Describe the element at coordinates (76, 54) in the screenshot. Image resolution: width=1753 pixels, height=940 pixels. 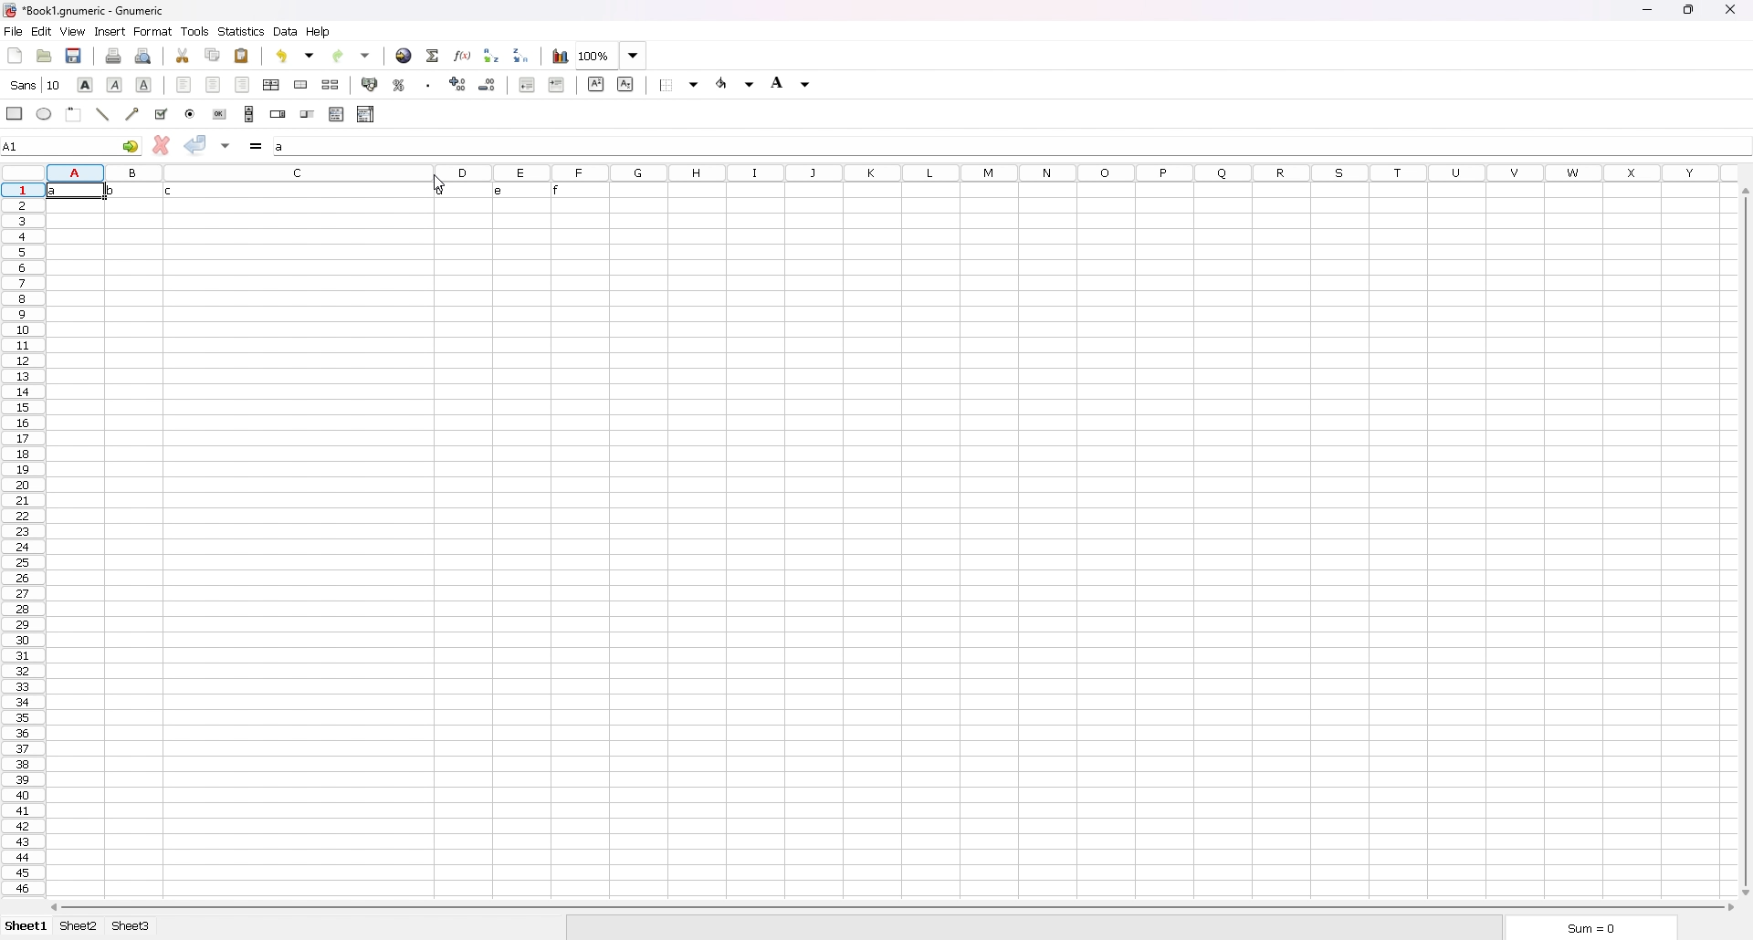
I see `save` at that location.